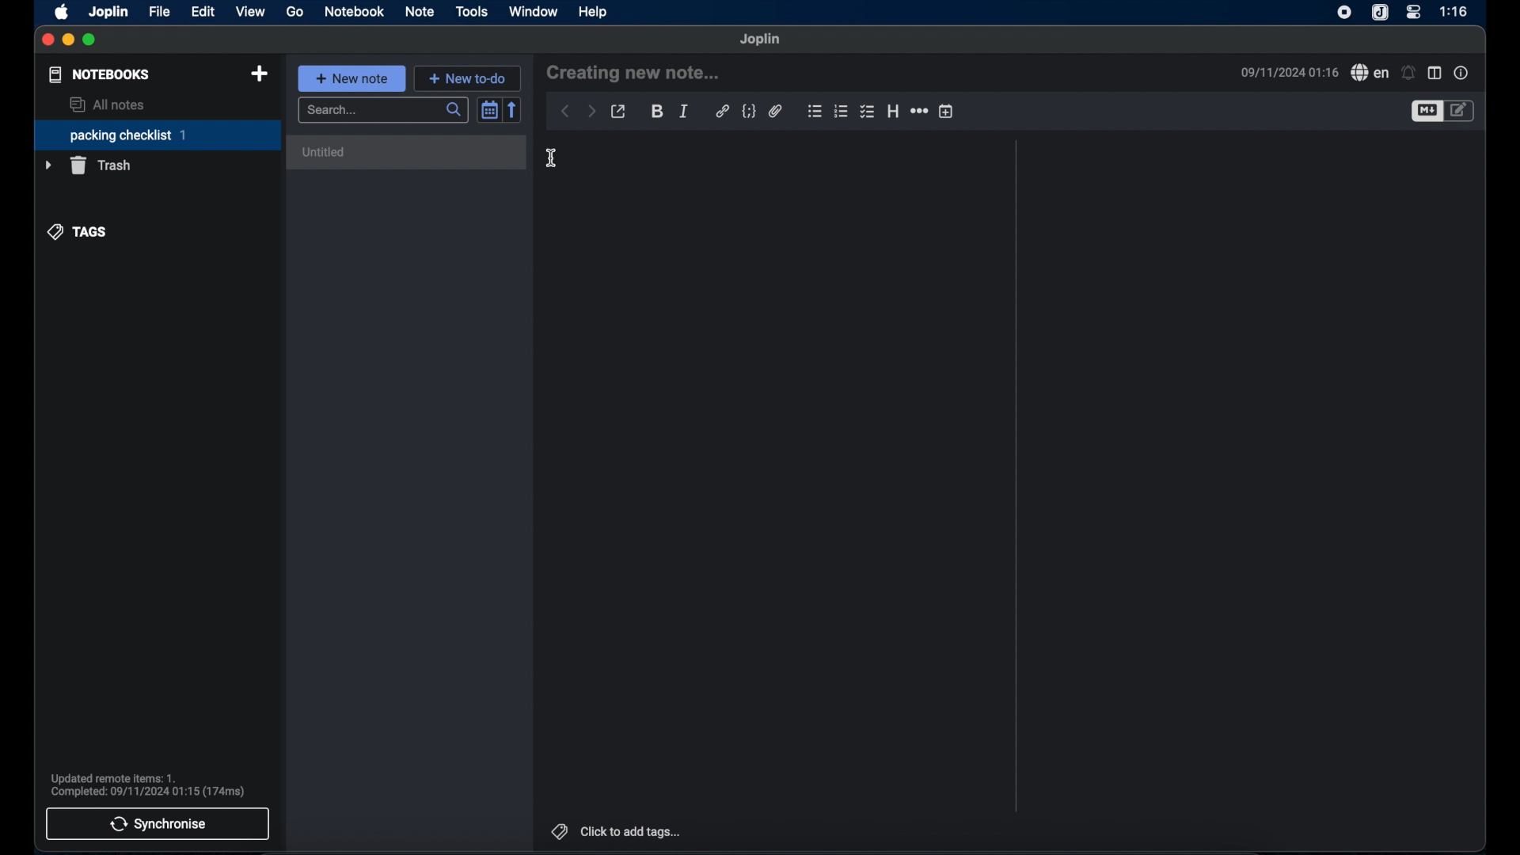 Image resolution: width=1520 pixels, height=855 pixels. I want to click on view, so click(251, 11).